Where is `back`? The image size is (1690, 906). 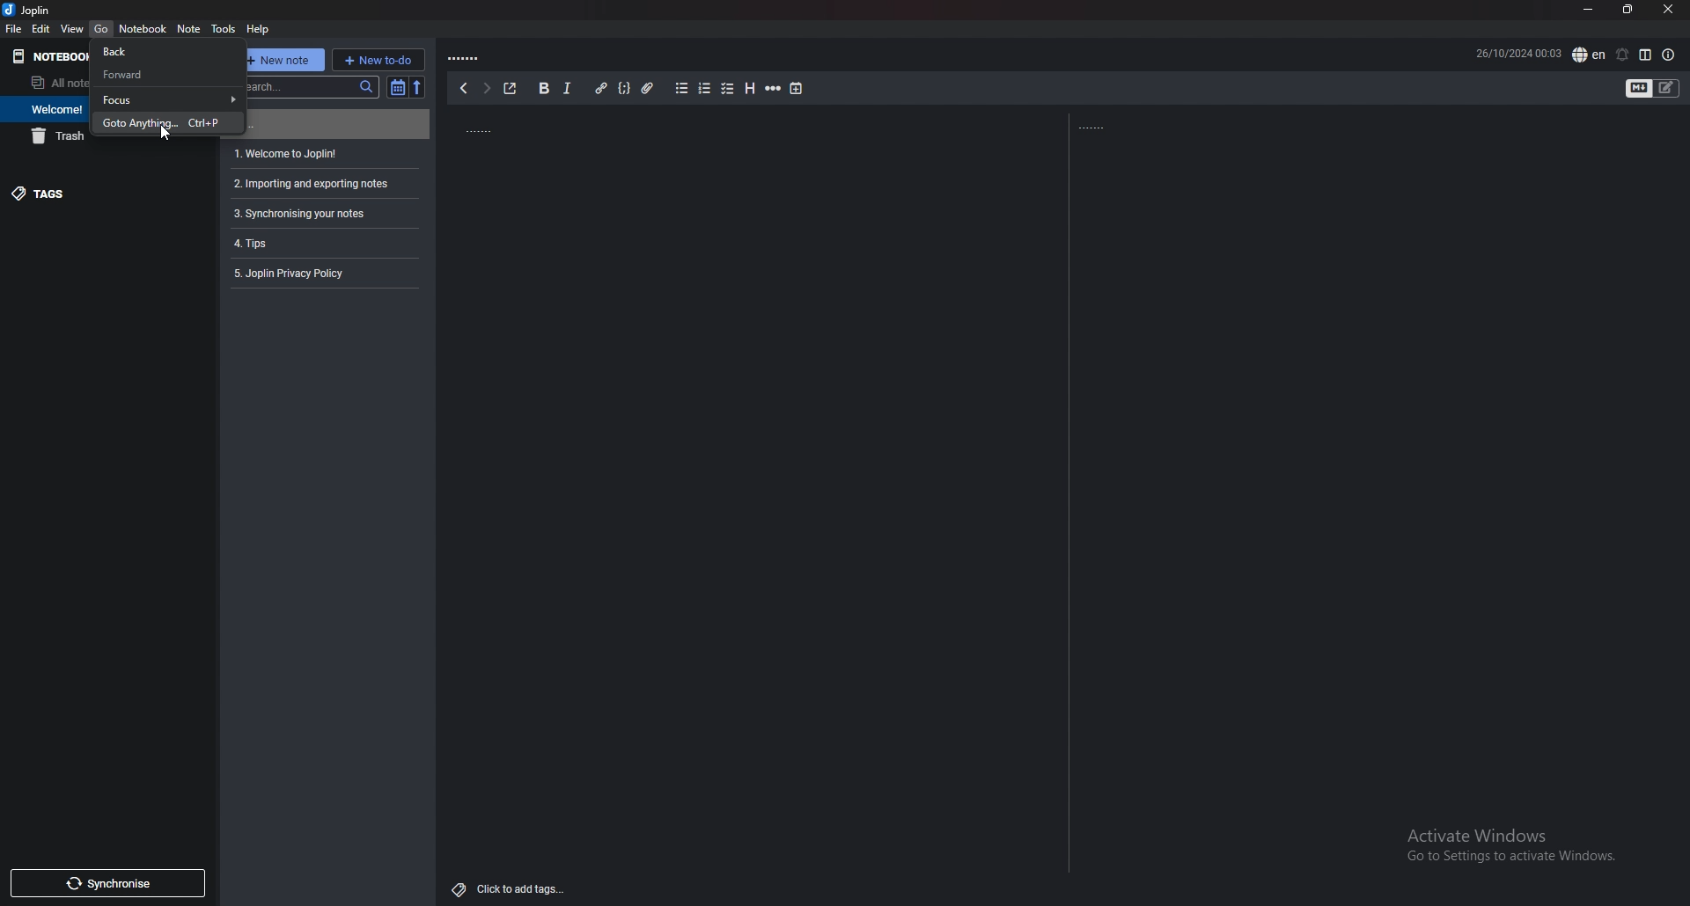
back is located at coordinates (462, 89).